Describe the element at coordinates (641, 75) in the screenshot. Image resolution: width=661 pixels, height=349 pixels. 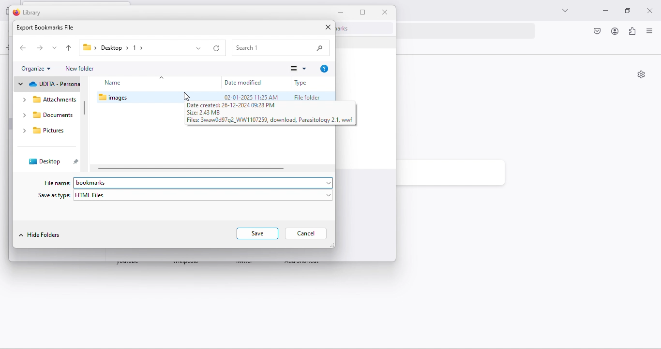
I see `settings` at that location.